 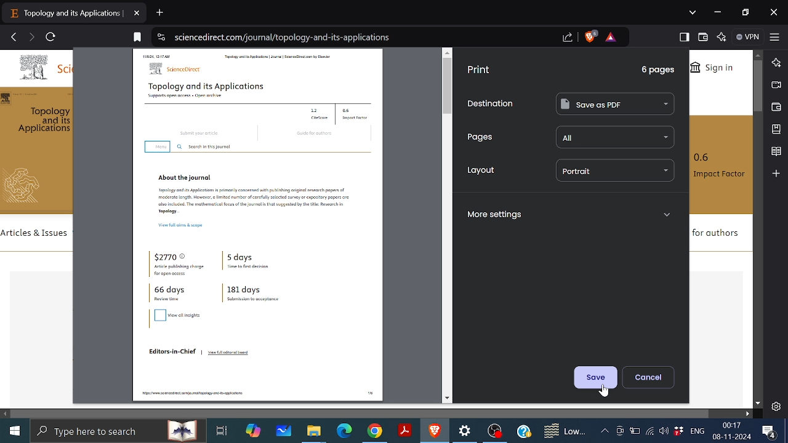 I want to click on Add new tab, so click(x=159, y=12).